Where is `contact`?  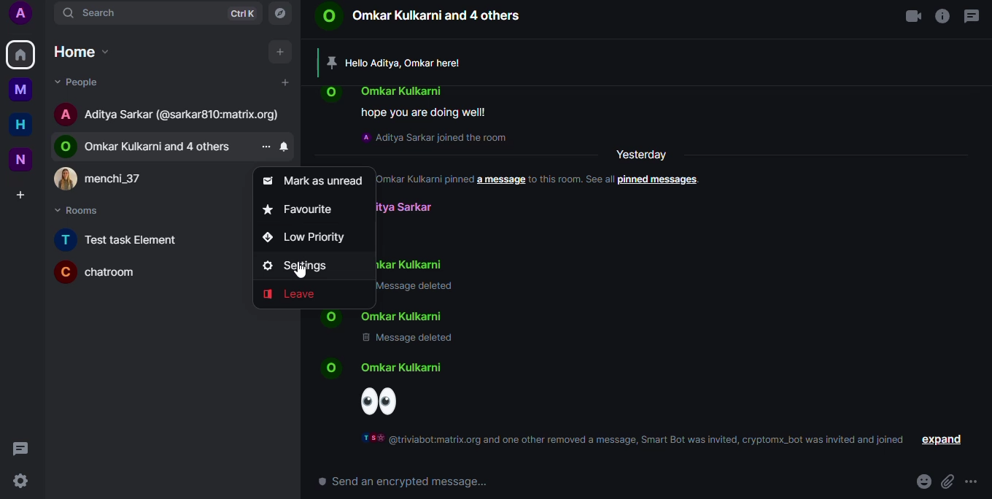 contact is located at coordinates (384, 317).